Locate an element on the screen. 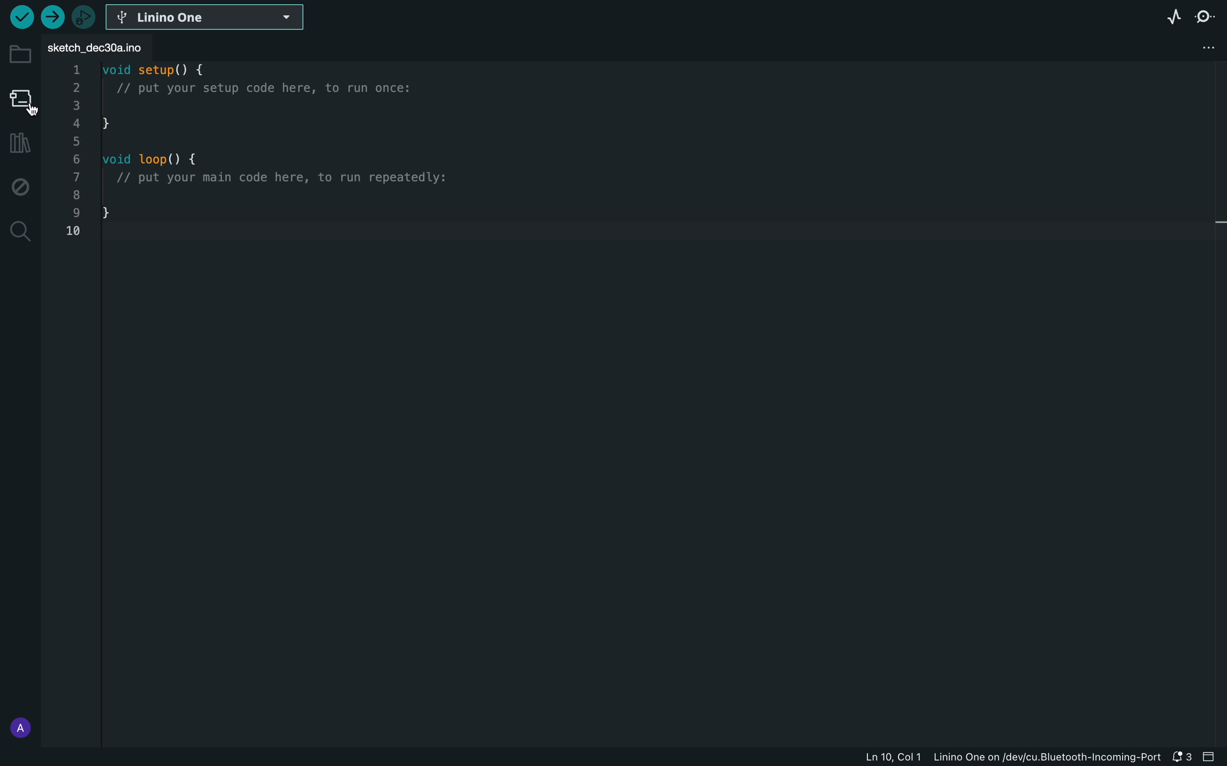 The image size is (1227, 766). folder is located at coordinates (19, 52).